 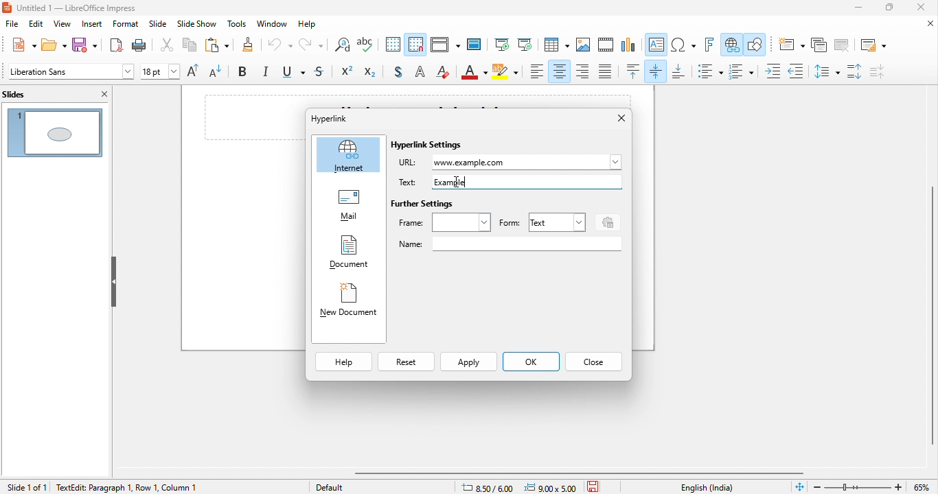 I want to click on duplicate slide, so click(x=819, y=45).